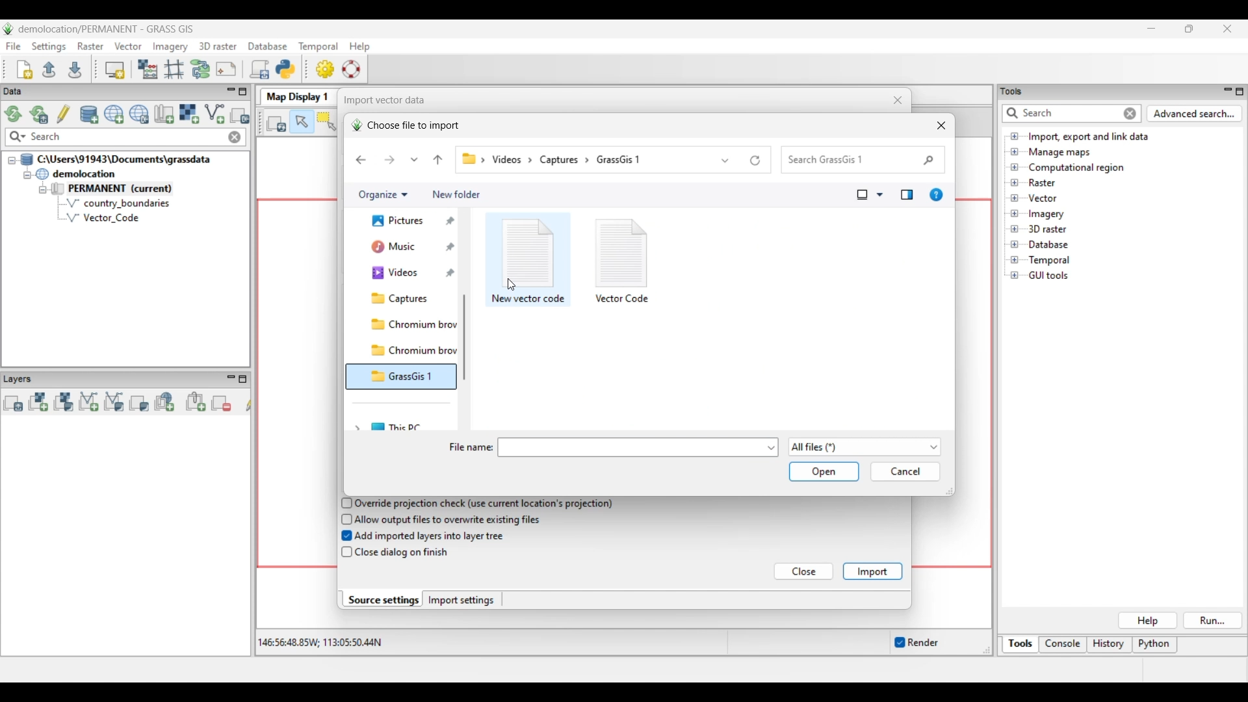 The image size is (1248, 702). What do you see at coordinates (14, 46) in the screenshot?
I see `File menu` at bounding box center [14, 46].